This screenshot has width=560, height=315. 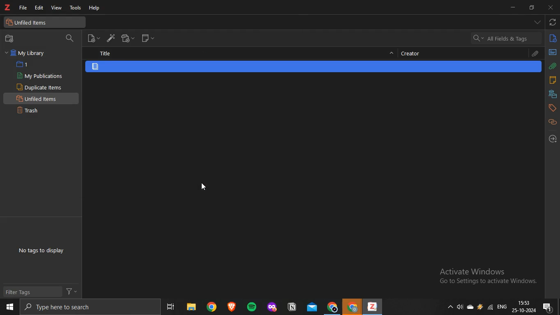 What do you see at coordinates (553, 107) in the screenshot?
I see `tags` at bounding box center [553, 107].